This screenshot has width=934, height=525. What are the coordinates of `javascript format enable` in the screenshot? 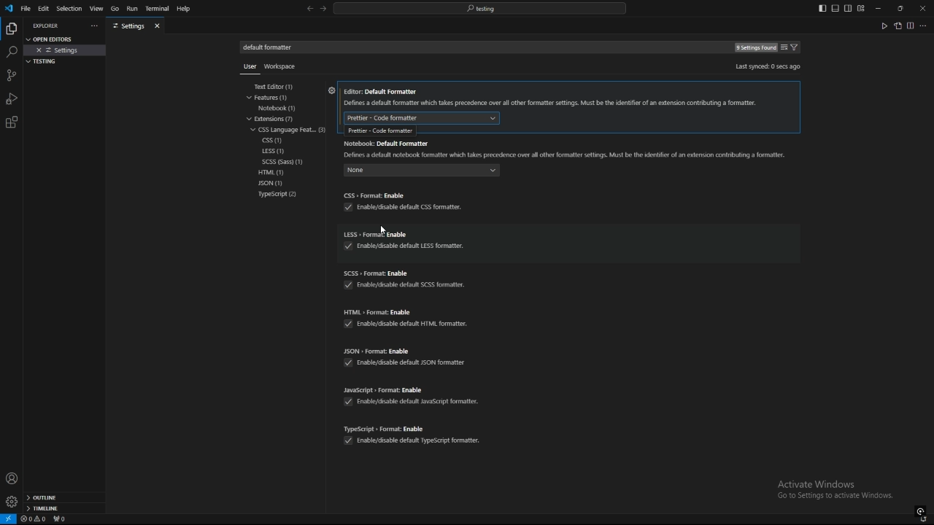 It's located at (412, 389).